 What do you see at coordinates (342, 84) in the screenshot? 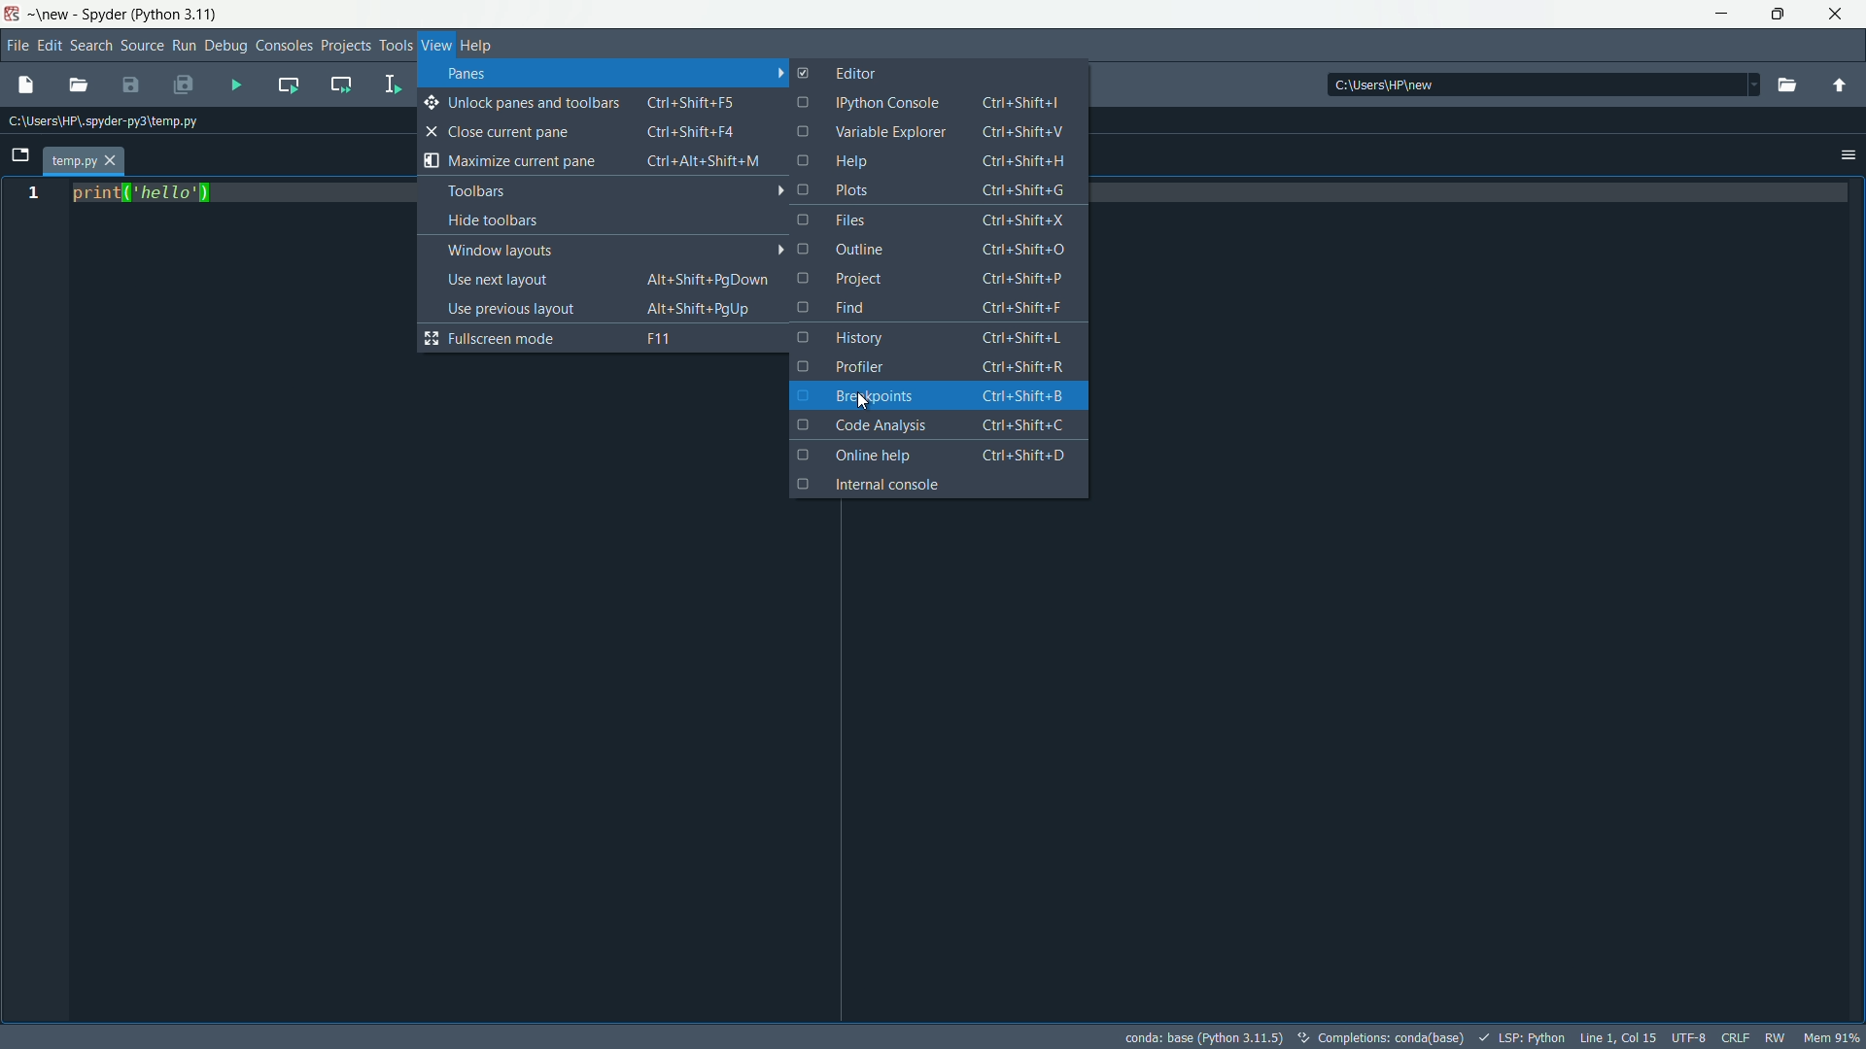
I see `run current cell and go to the next one` at bounding box center [342, 84].